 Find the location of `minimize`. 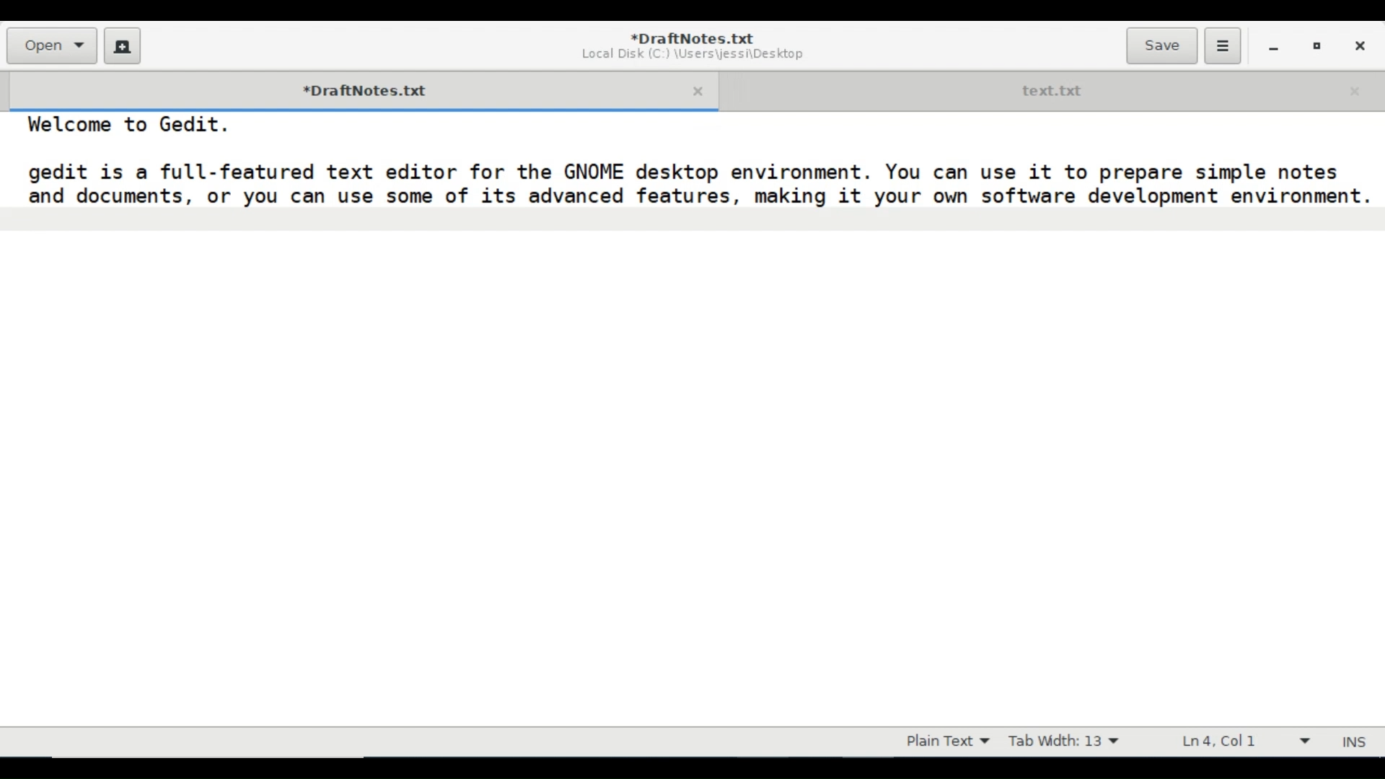

minimize is located at coordinates (1273, 45).